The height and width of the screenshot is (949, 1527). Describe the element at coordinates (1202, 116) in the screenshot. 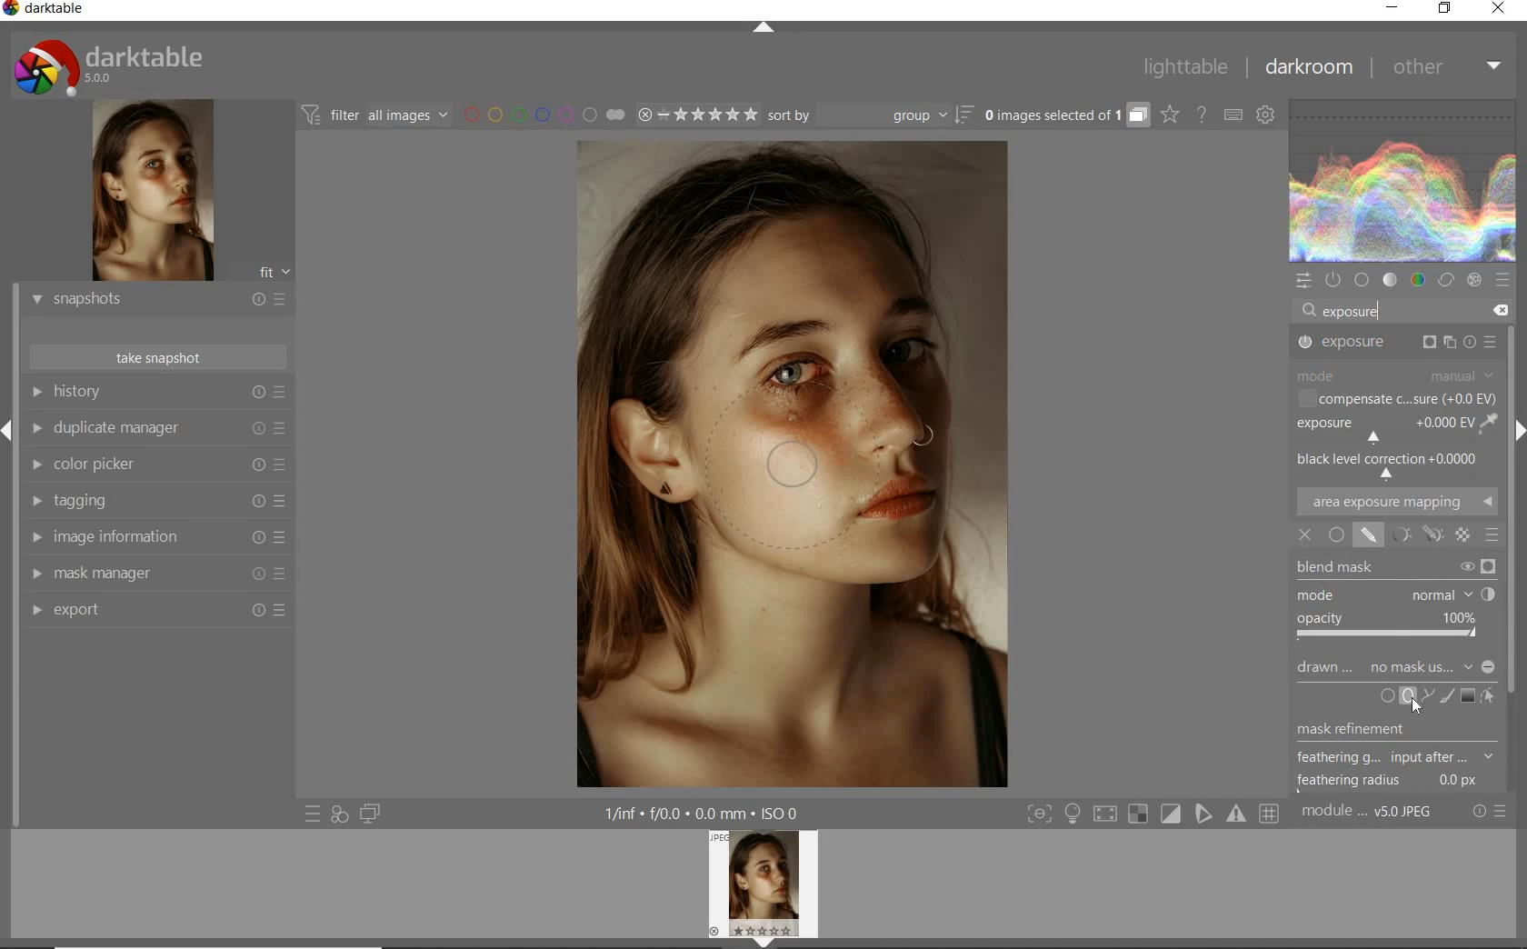

I see `enable online help` at that location.